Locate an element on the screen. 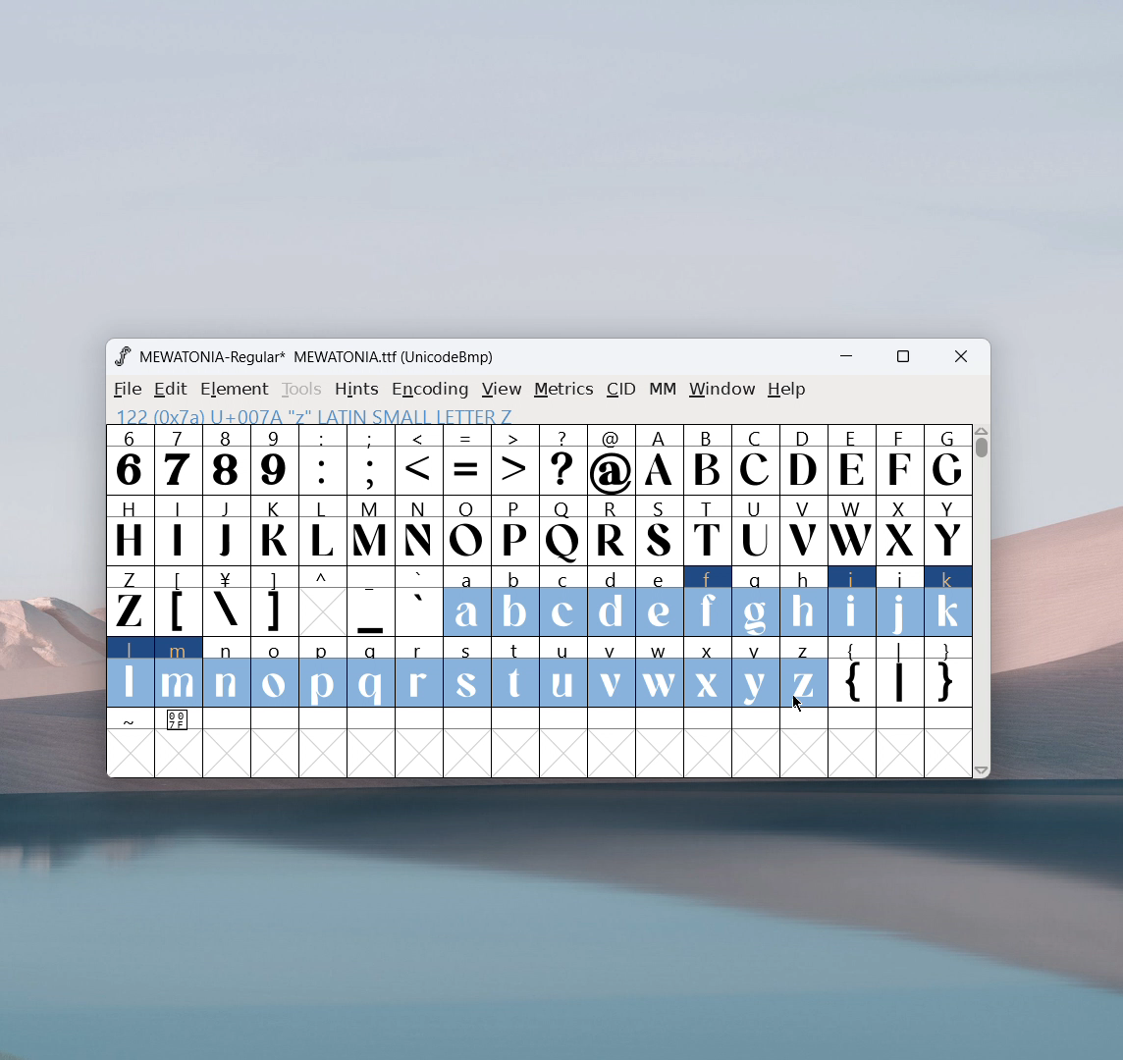 This screenshot has height=1060, width=1123. x is located at coordinates (709, 671).